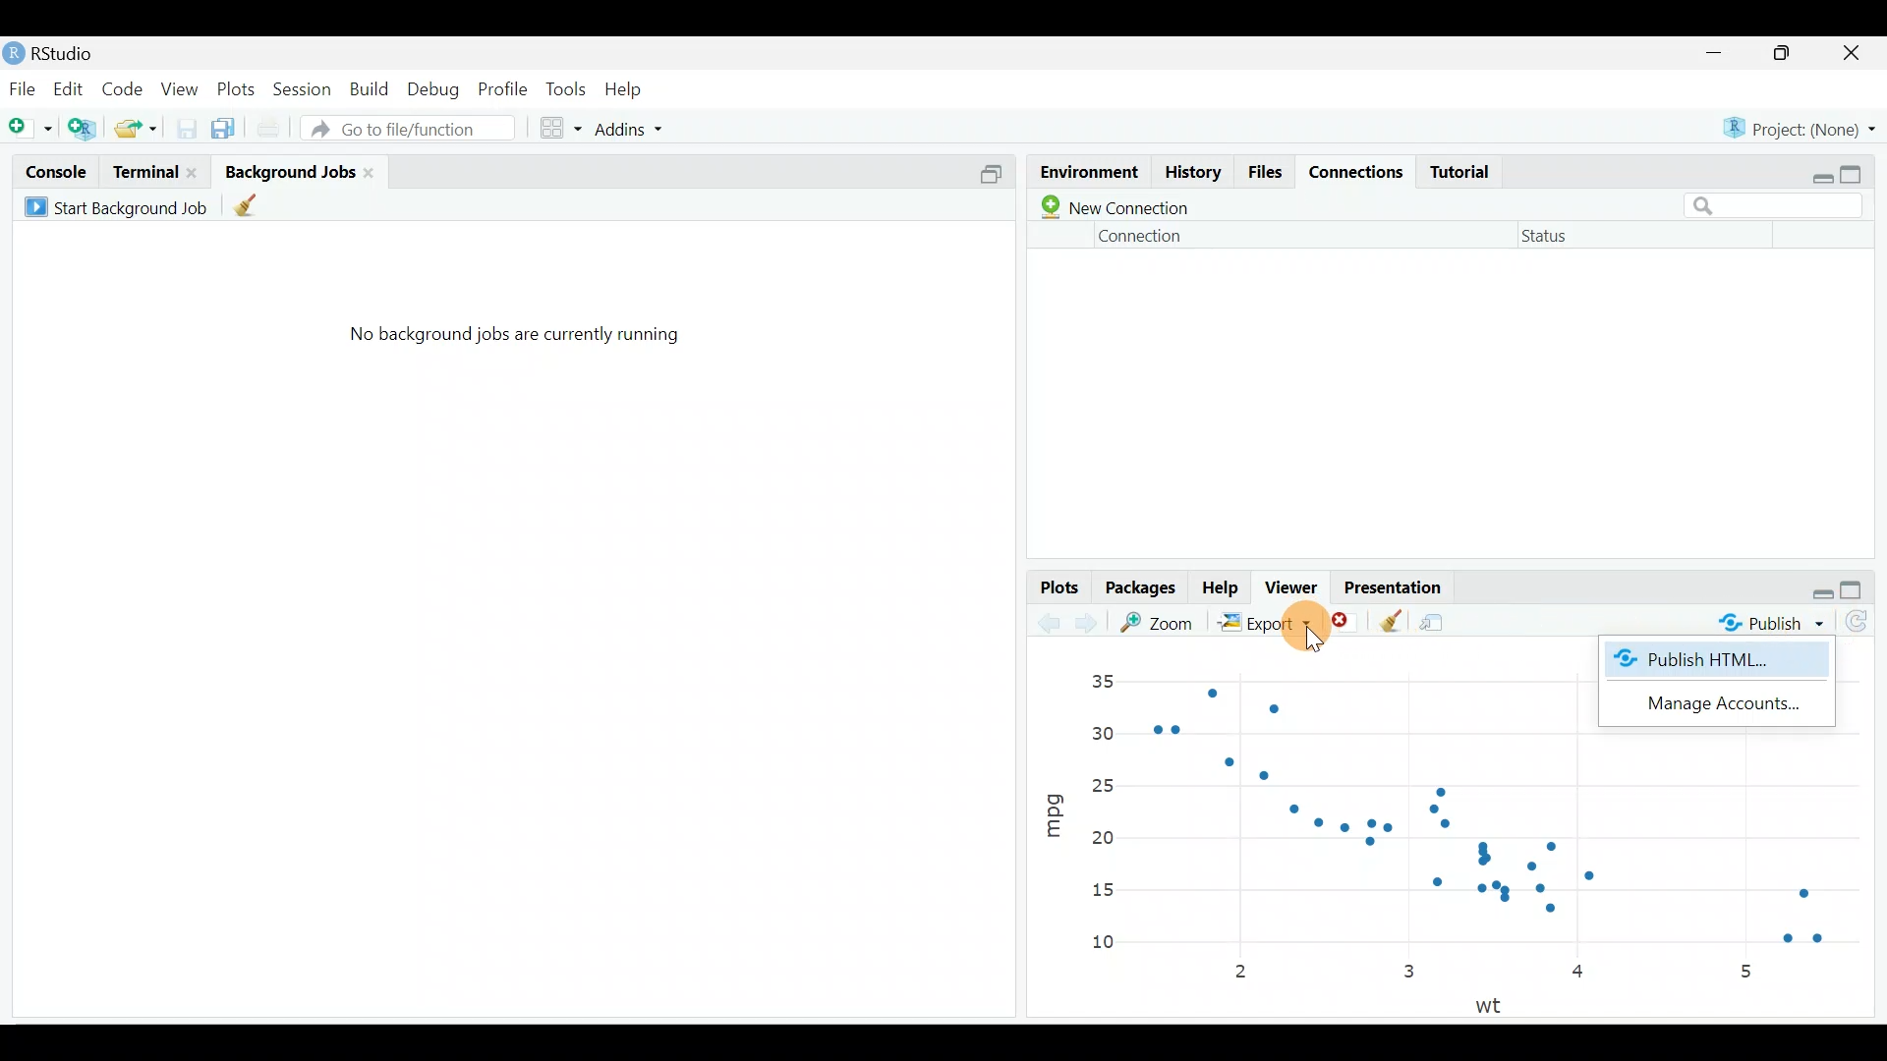 This screenshot has height=1061, width=1887. What do you see at coordinates (1581, 975) in the screenshot?
I see `4` at bounding box center [1581, 975].